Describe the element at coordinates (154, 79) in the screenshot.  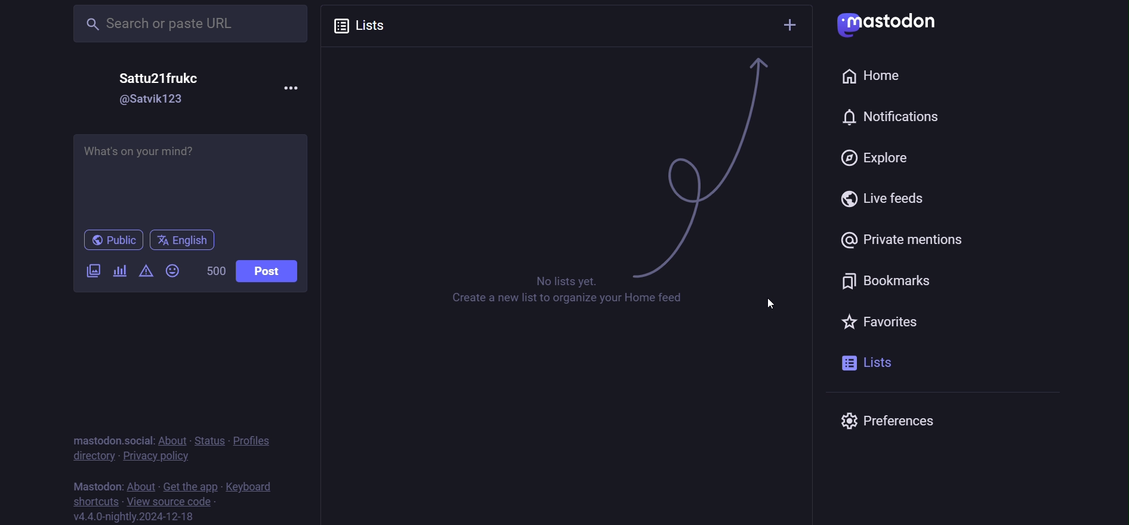
I see `Sattu21frukc` at that location.